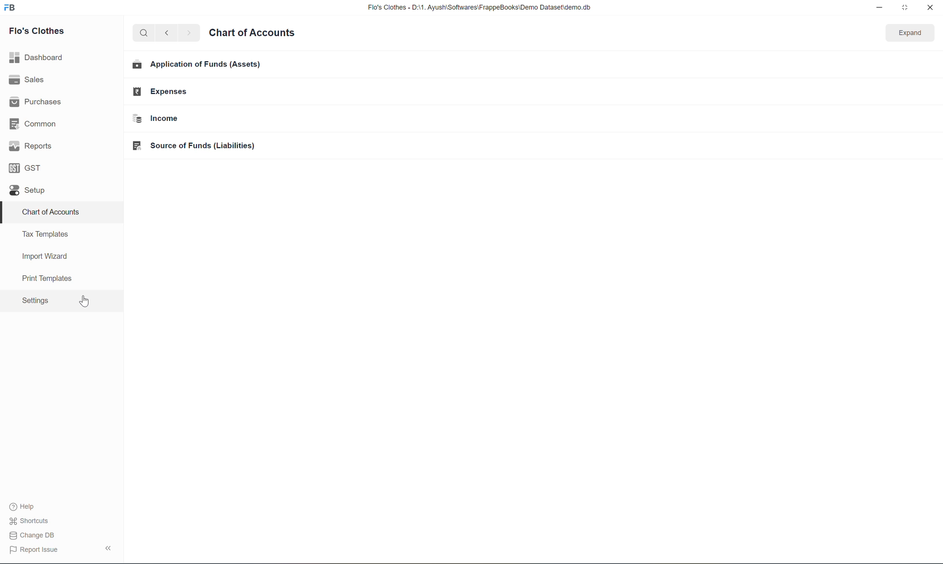  Describe the element at coordinates (109, 547) in the screenshot. I see `Collapse` at that location.